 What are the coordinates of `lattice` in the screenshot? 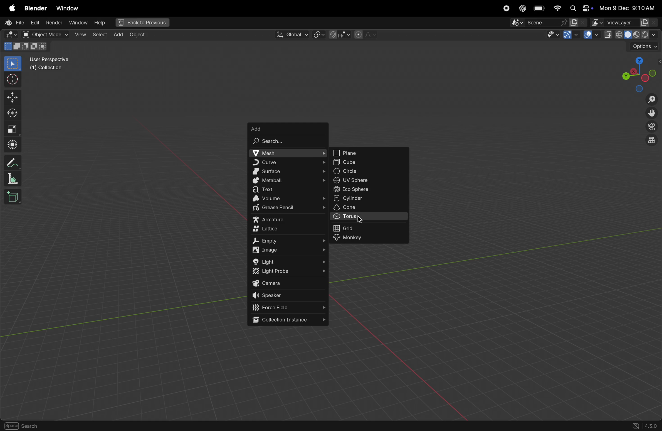 It's located at (288, 230).